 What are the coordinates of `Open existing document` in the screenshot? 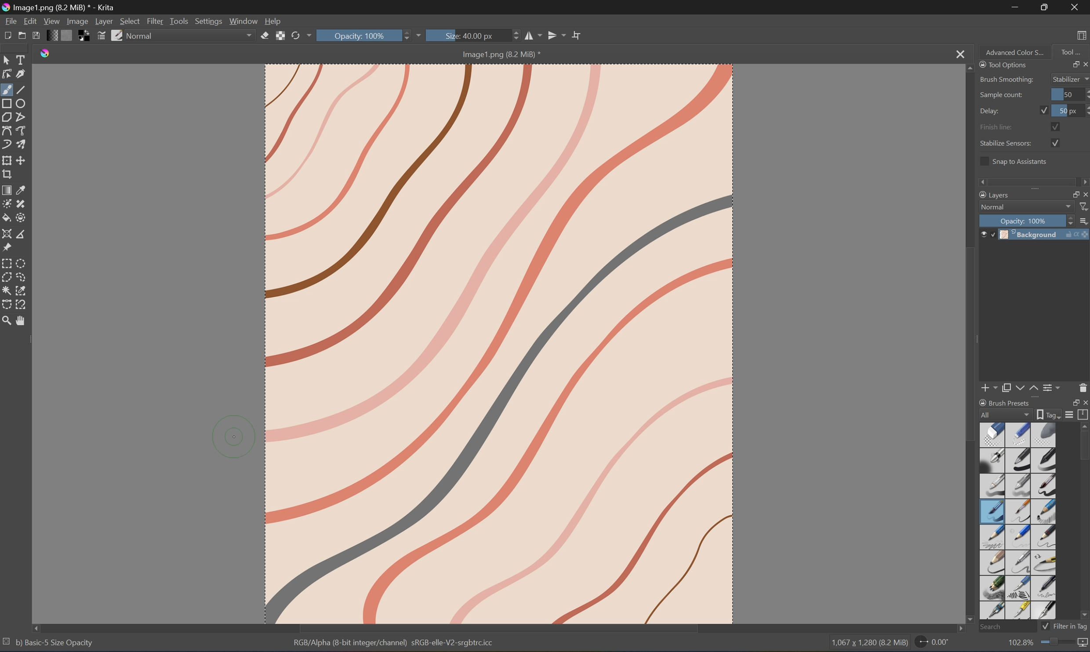 It's located at (22, 36).